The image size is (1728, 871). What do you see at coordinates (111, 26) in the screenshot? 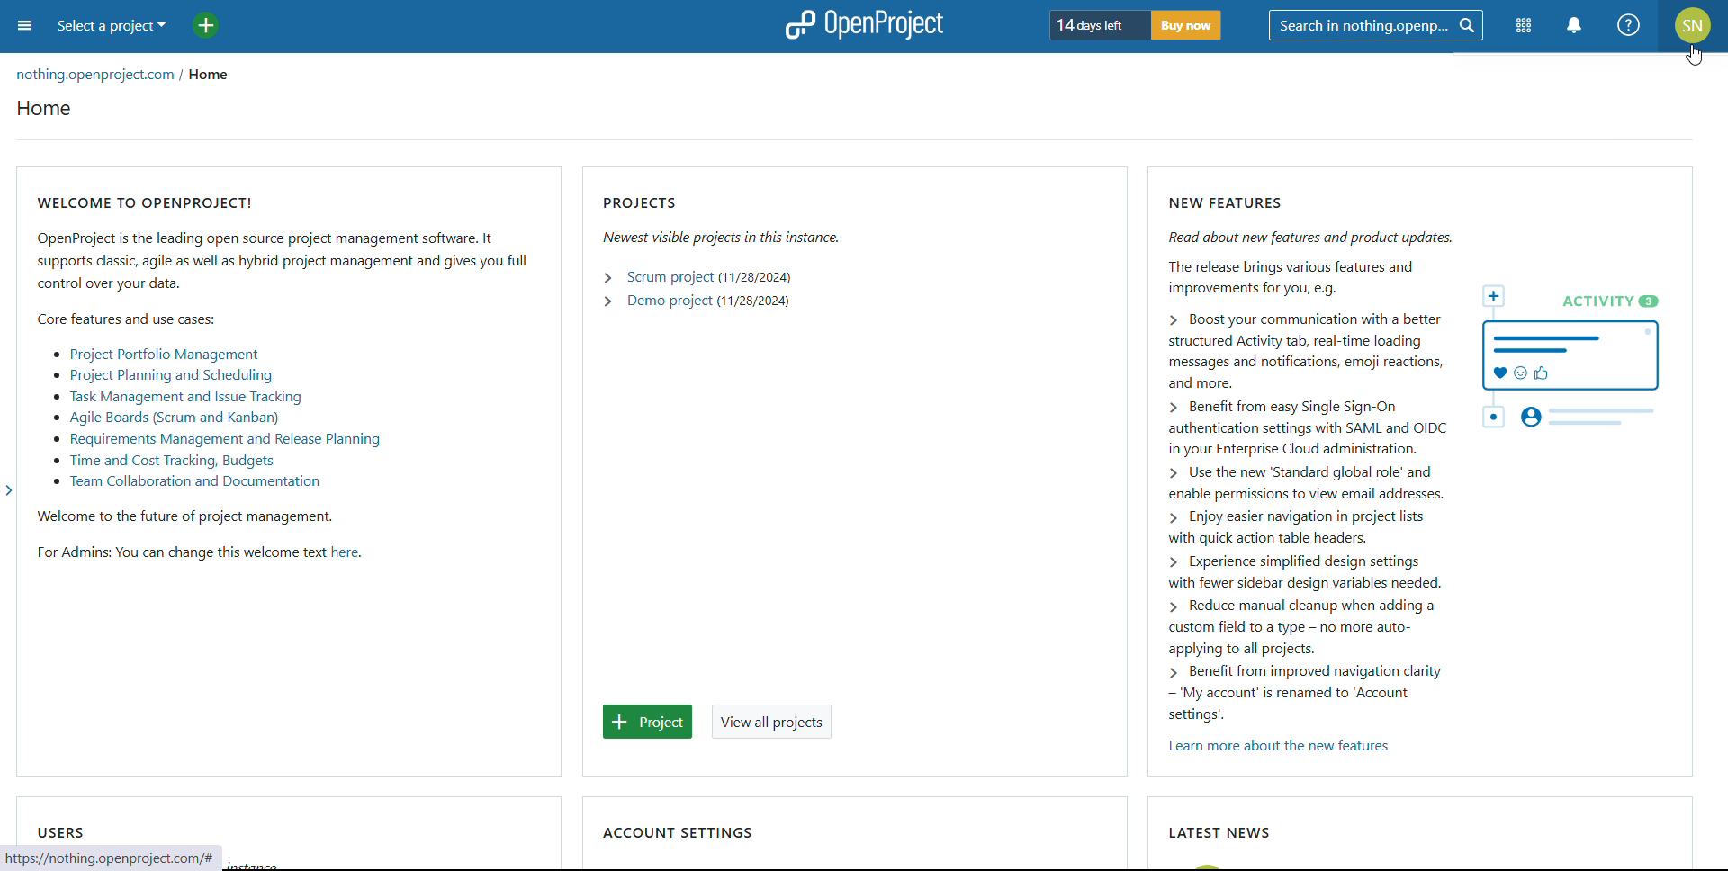
I see `select a project` at bounding box center [111, 26].